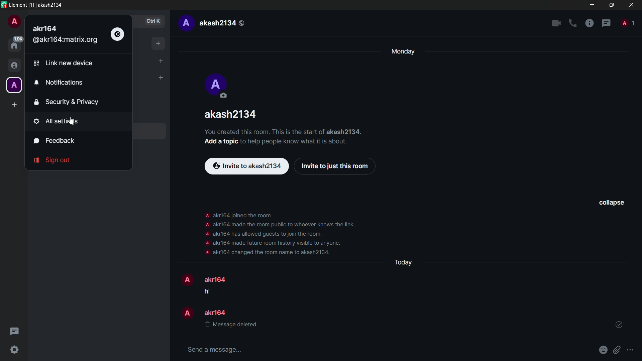 The image size is (642, 361). Describe the element at coordinates (402, 262) in the screenshot. I see `day` at that location.